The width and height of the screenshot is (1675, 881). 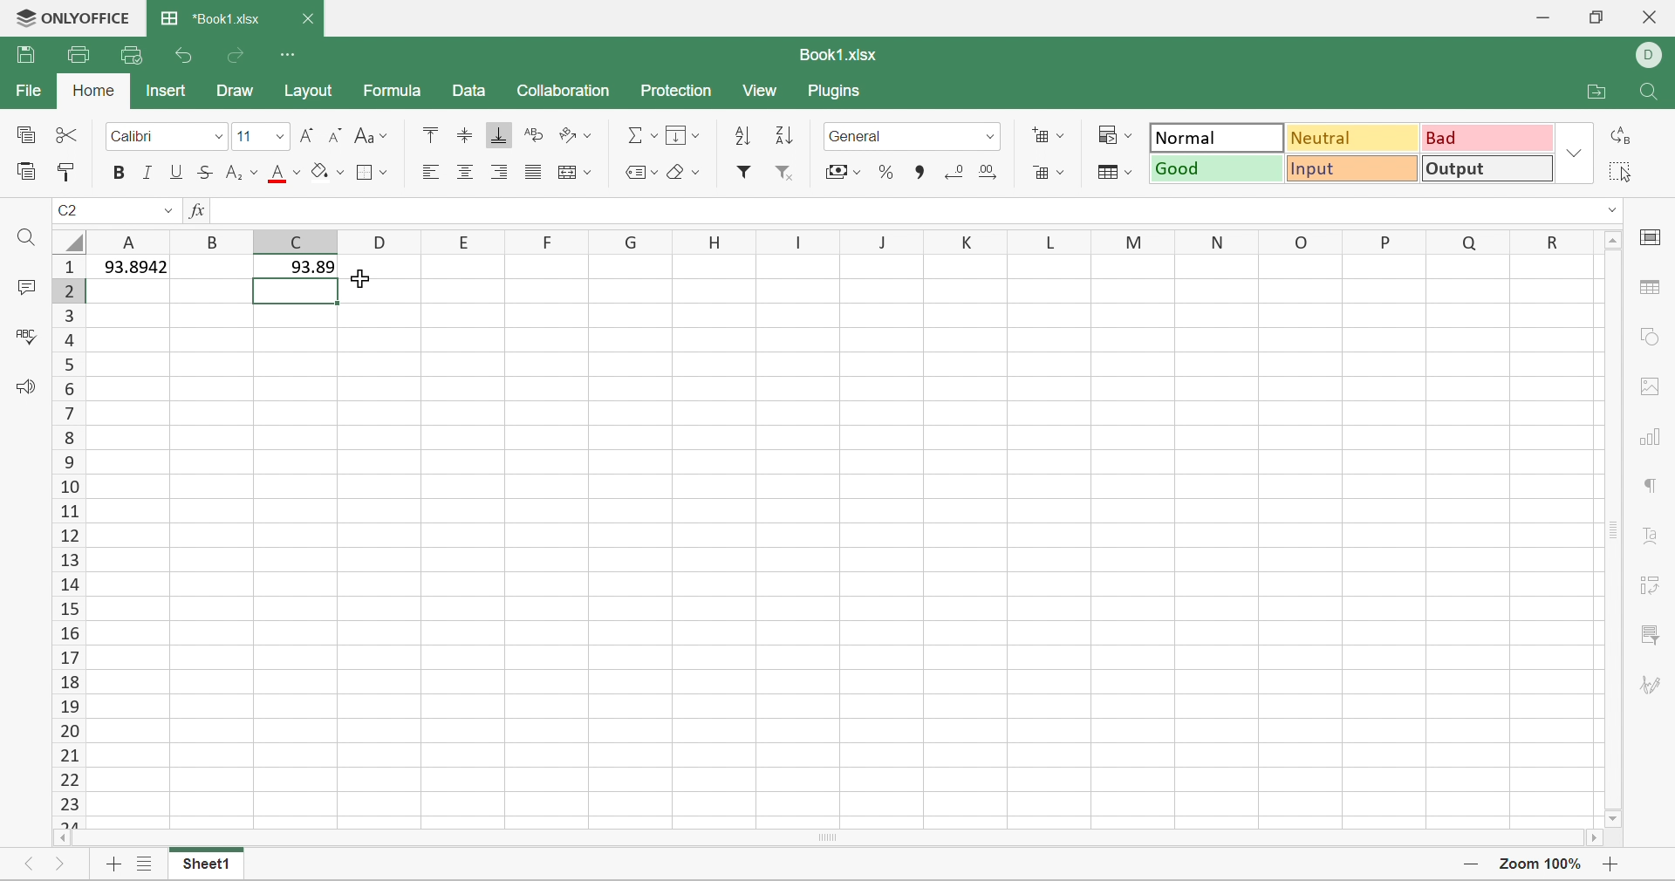 What do you see at coordinates (147, 171) in the screenshot?
I see `Italic` at bounding box center [147, 171].